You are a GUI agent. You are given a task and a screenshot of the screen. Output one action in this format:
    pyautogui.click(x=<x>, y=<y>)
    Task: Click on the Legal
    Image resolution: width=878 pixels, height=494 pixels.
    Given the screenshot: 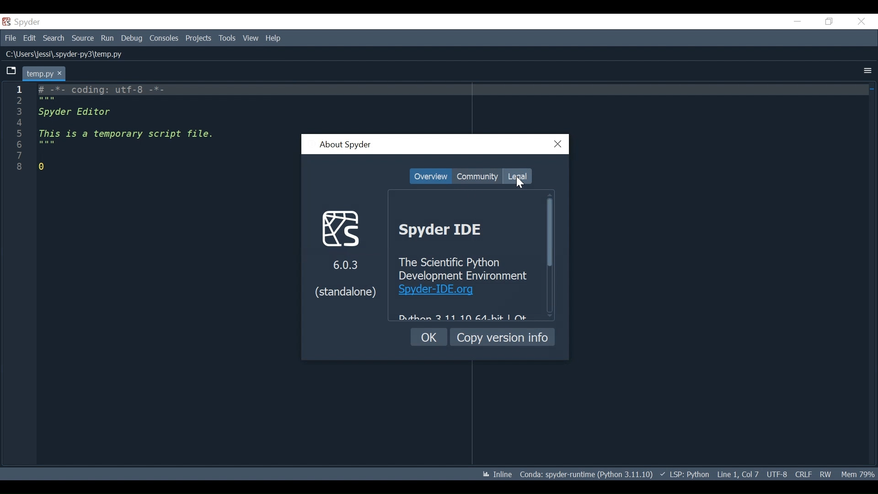 What is the action you would take?
    pyautogui.click(x=516, y=176)
    